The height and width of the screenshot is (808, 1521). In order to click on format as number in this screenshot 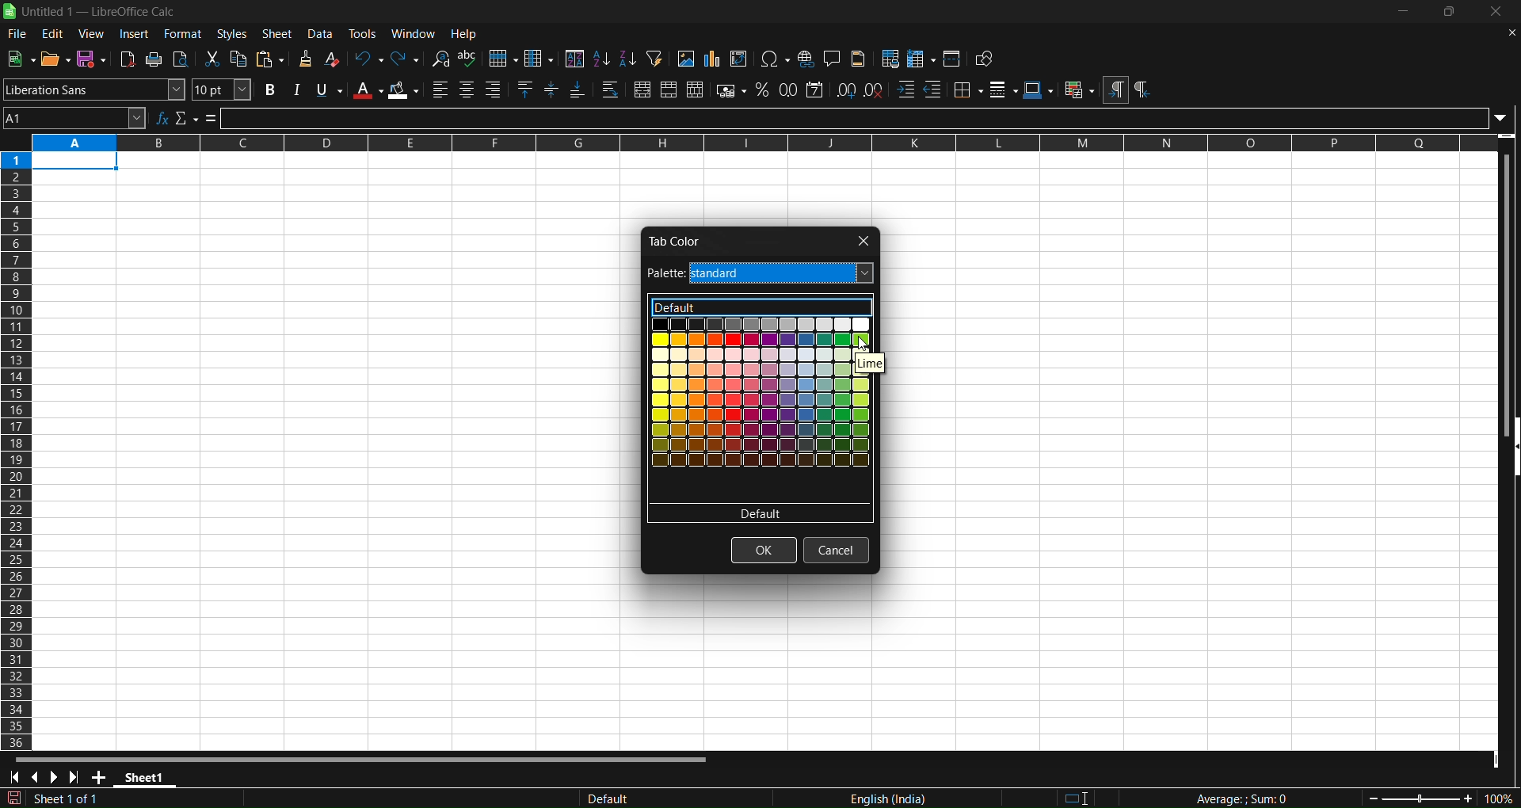, I will do `click(790, 90)`.